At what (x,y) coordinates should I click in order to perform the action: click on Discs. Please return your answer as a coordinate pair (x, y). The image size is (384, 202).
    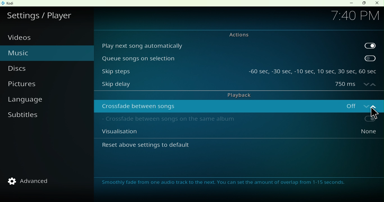
    Looking at the image, I should click on (26, 69).